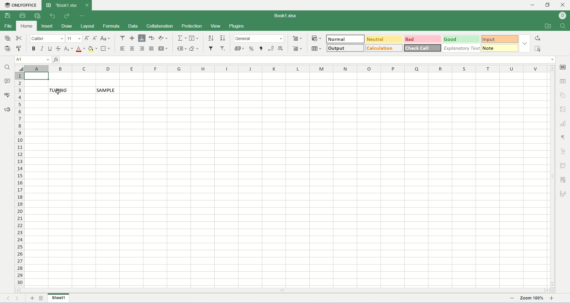 Image resolution: width=570 pixels, height=303 pixels. Describe the element at coordinates (135, 27) in the screenshot. I see `data` at that location.